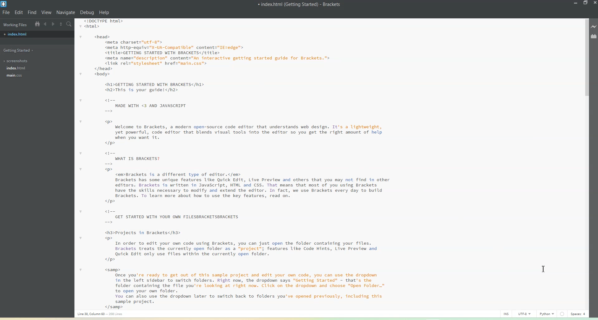  What do you see at coordinates (576, 3) in the screenshot?
I see `Minimize` at bounding box center [576, 3].